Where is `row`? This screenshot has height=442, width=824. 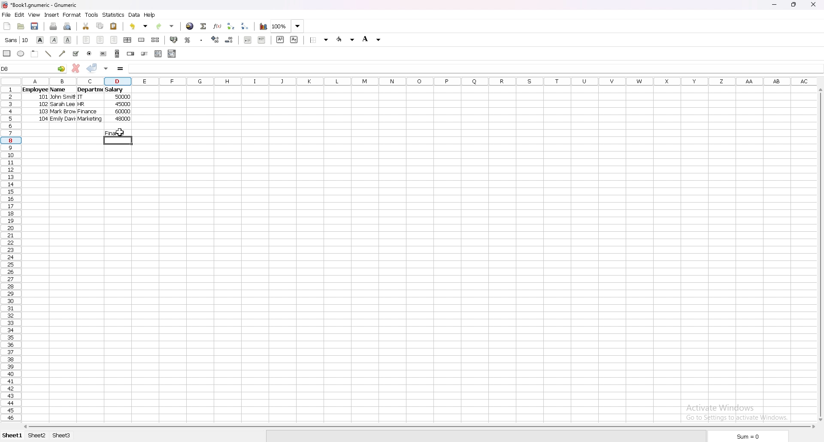 row is located at coordinates (9, 254).